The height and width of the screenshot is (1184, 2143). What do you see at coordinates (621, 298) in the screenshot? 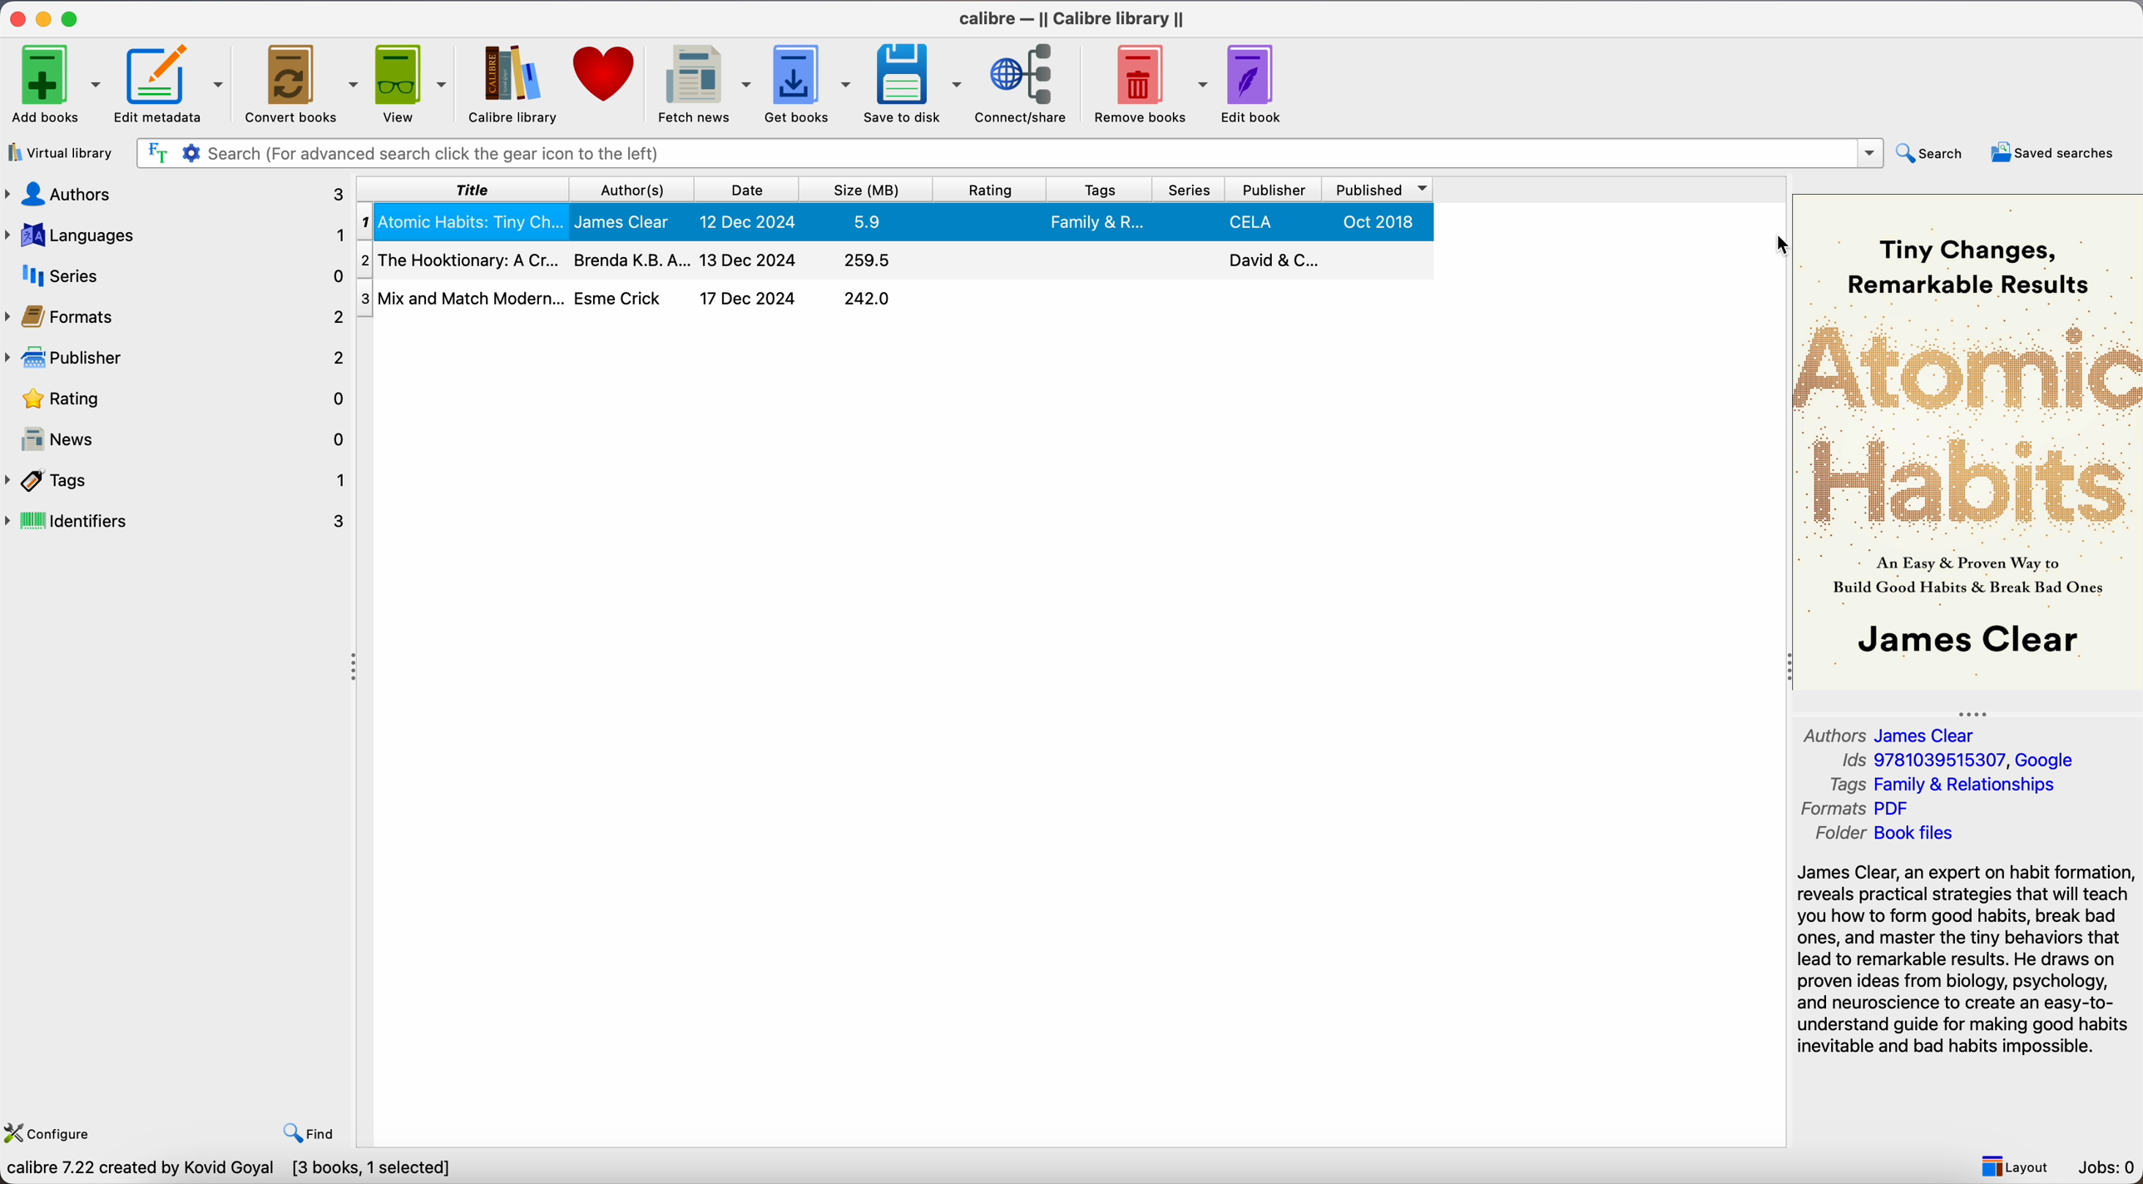
I see `Esme Crick` at bounding box center [621, 298].